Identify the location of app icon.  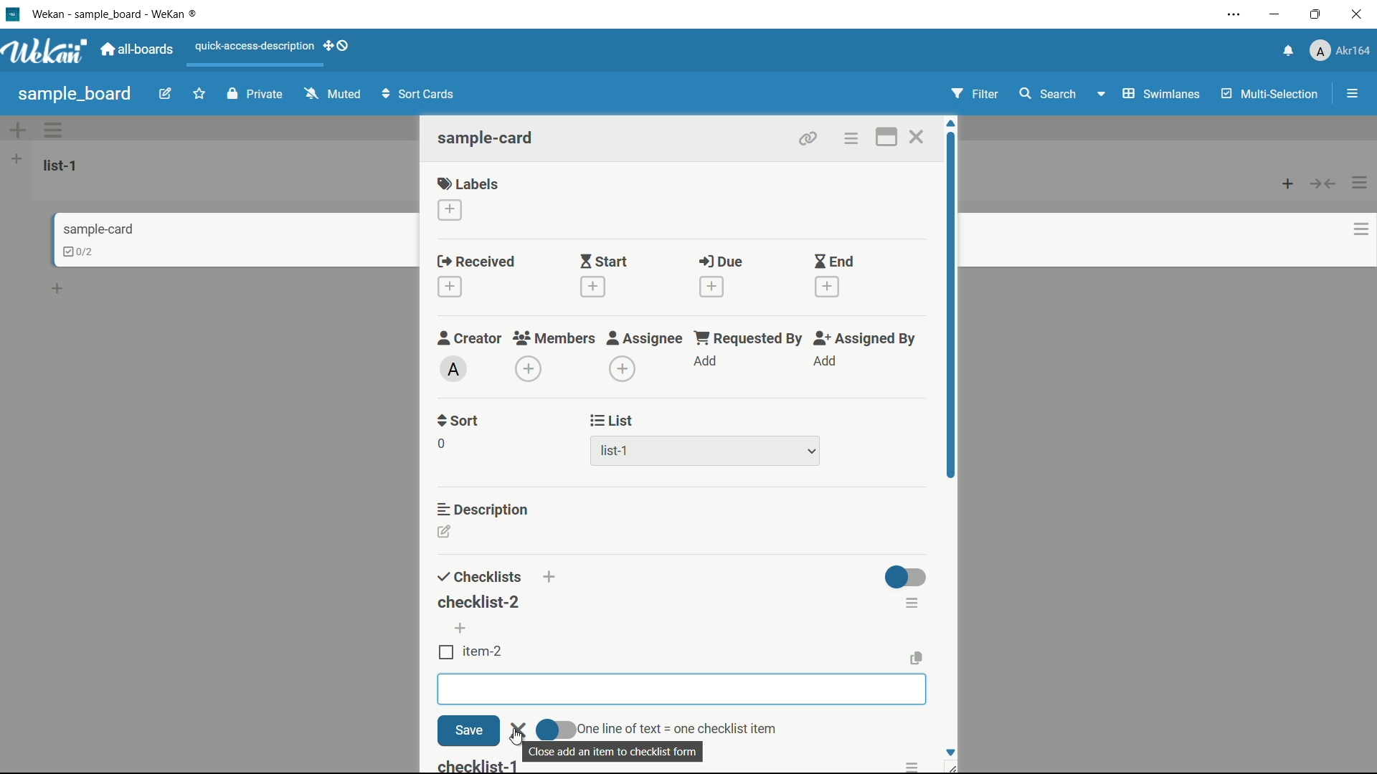
(12, 14).